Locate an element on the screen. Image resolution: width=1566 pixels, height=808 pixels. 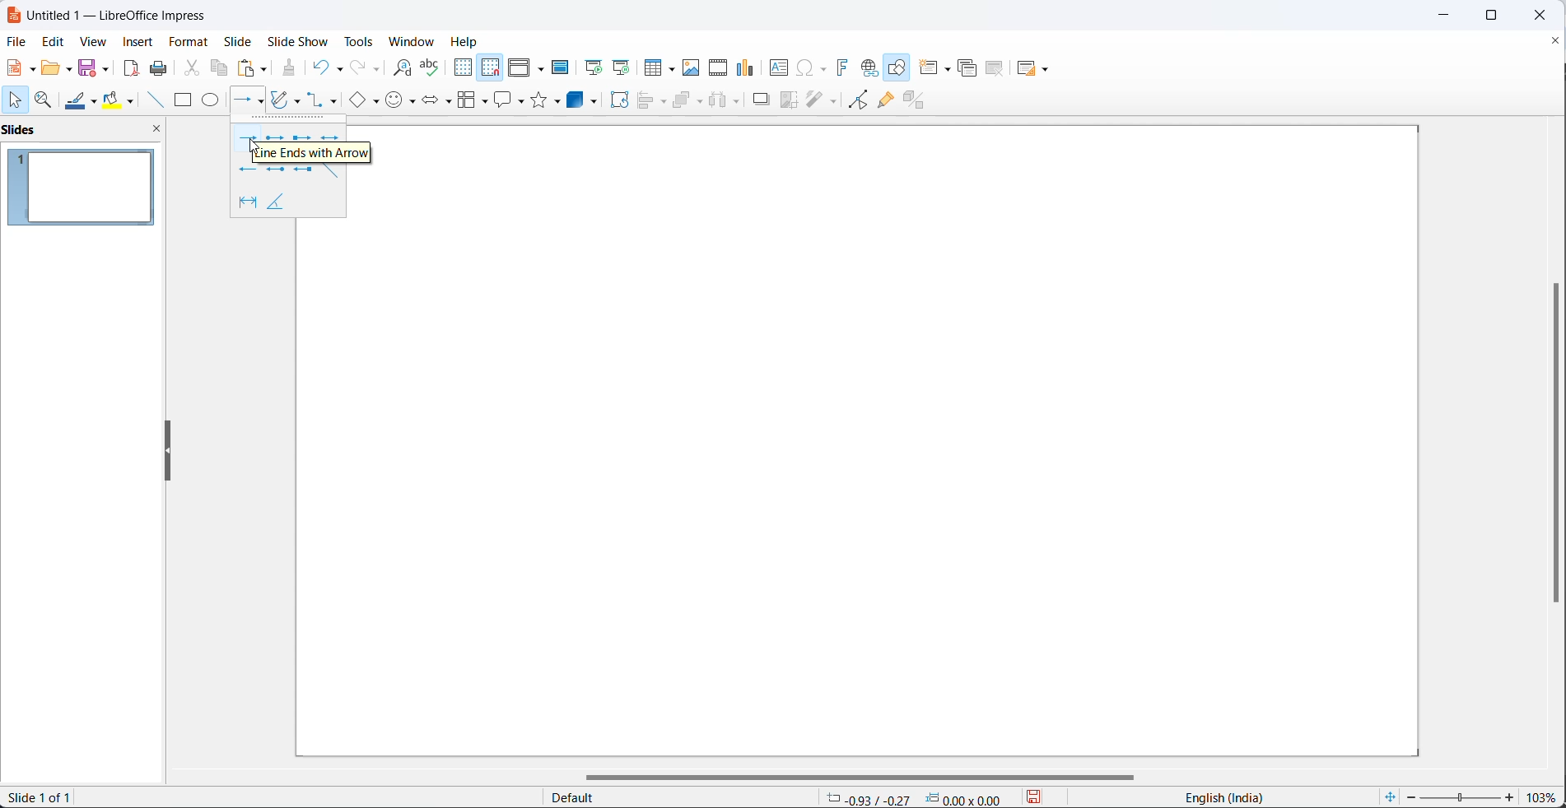
curve and polygons is located at coordinates (289, 98).